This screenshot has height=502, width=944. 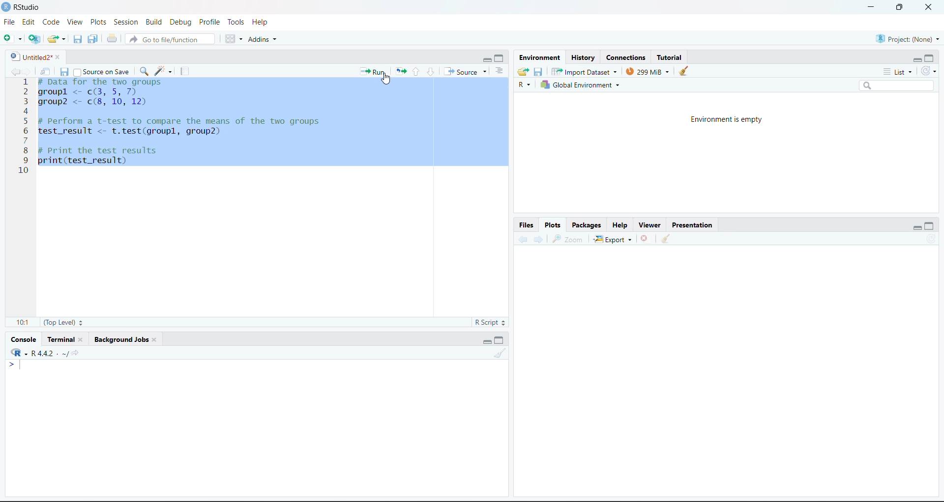 I want to click on (Top level), so click(x=64, y=322).